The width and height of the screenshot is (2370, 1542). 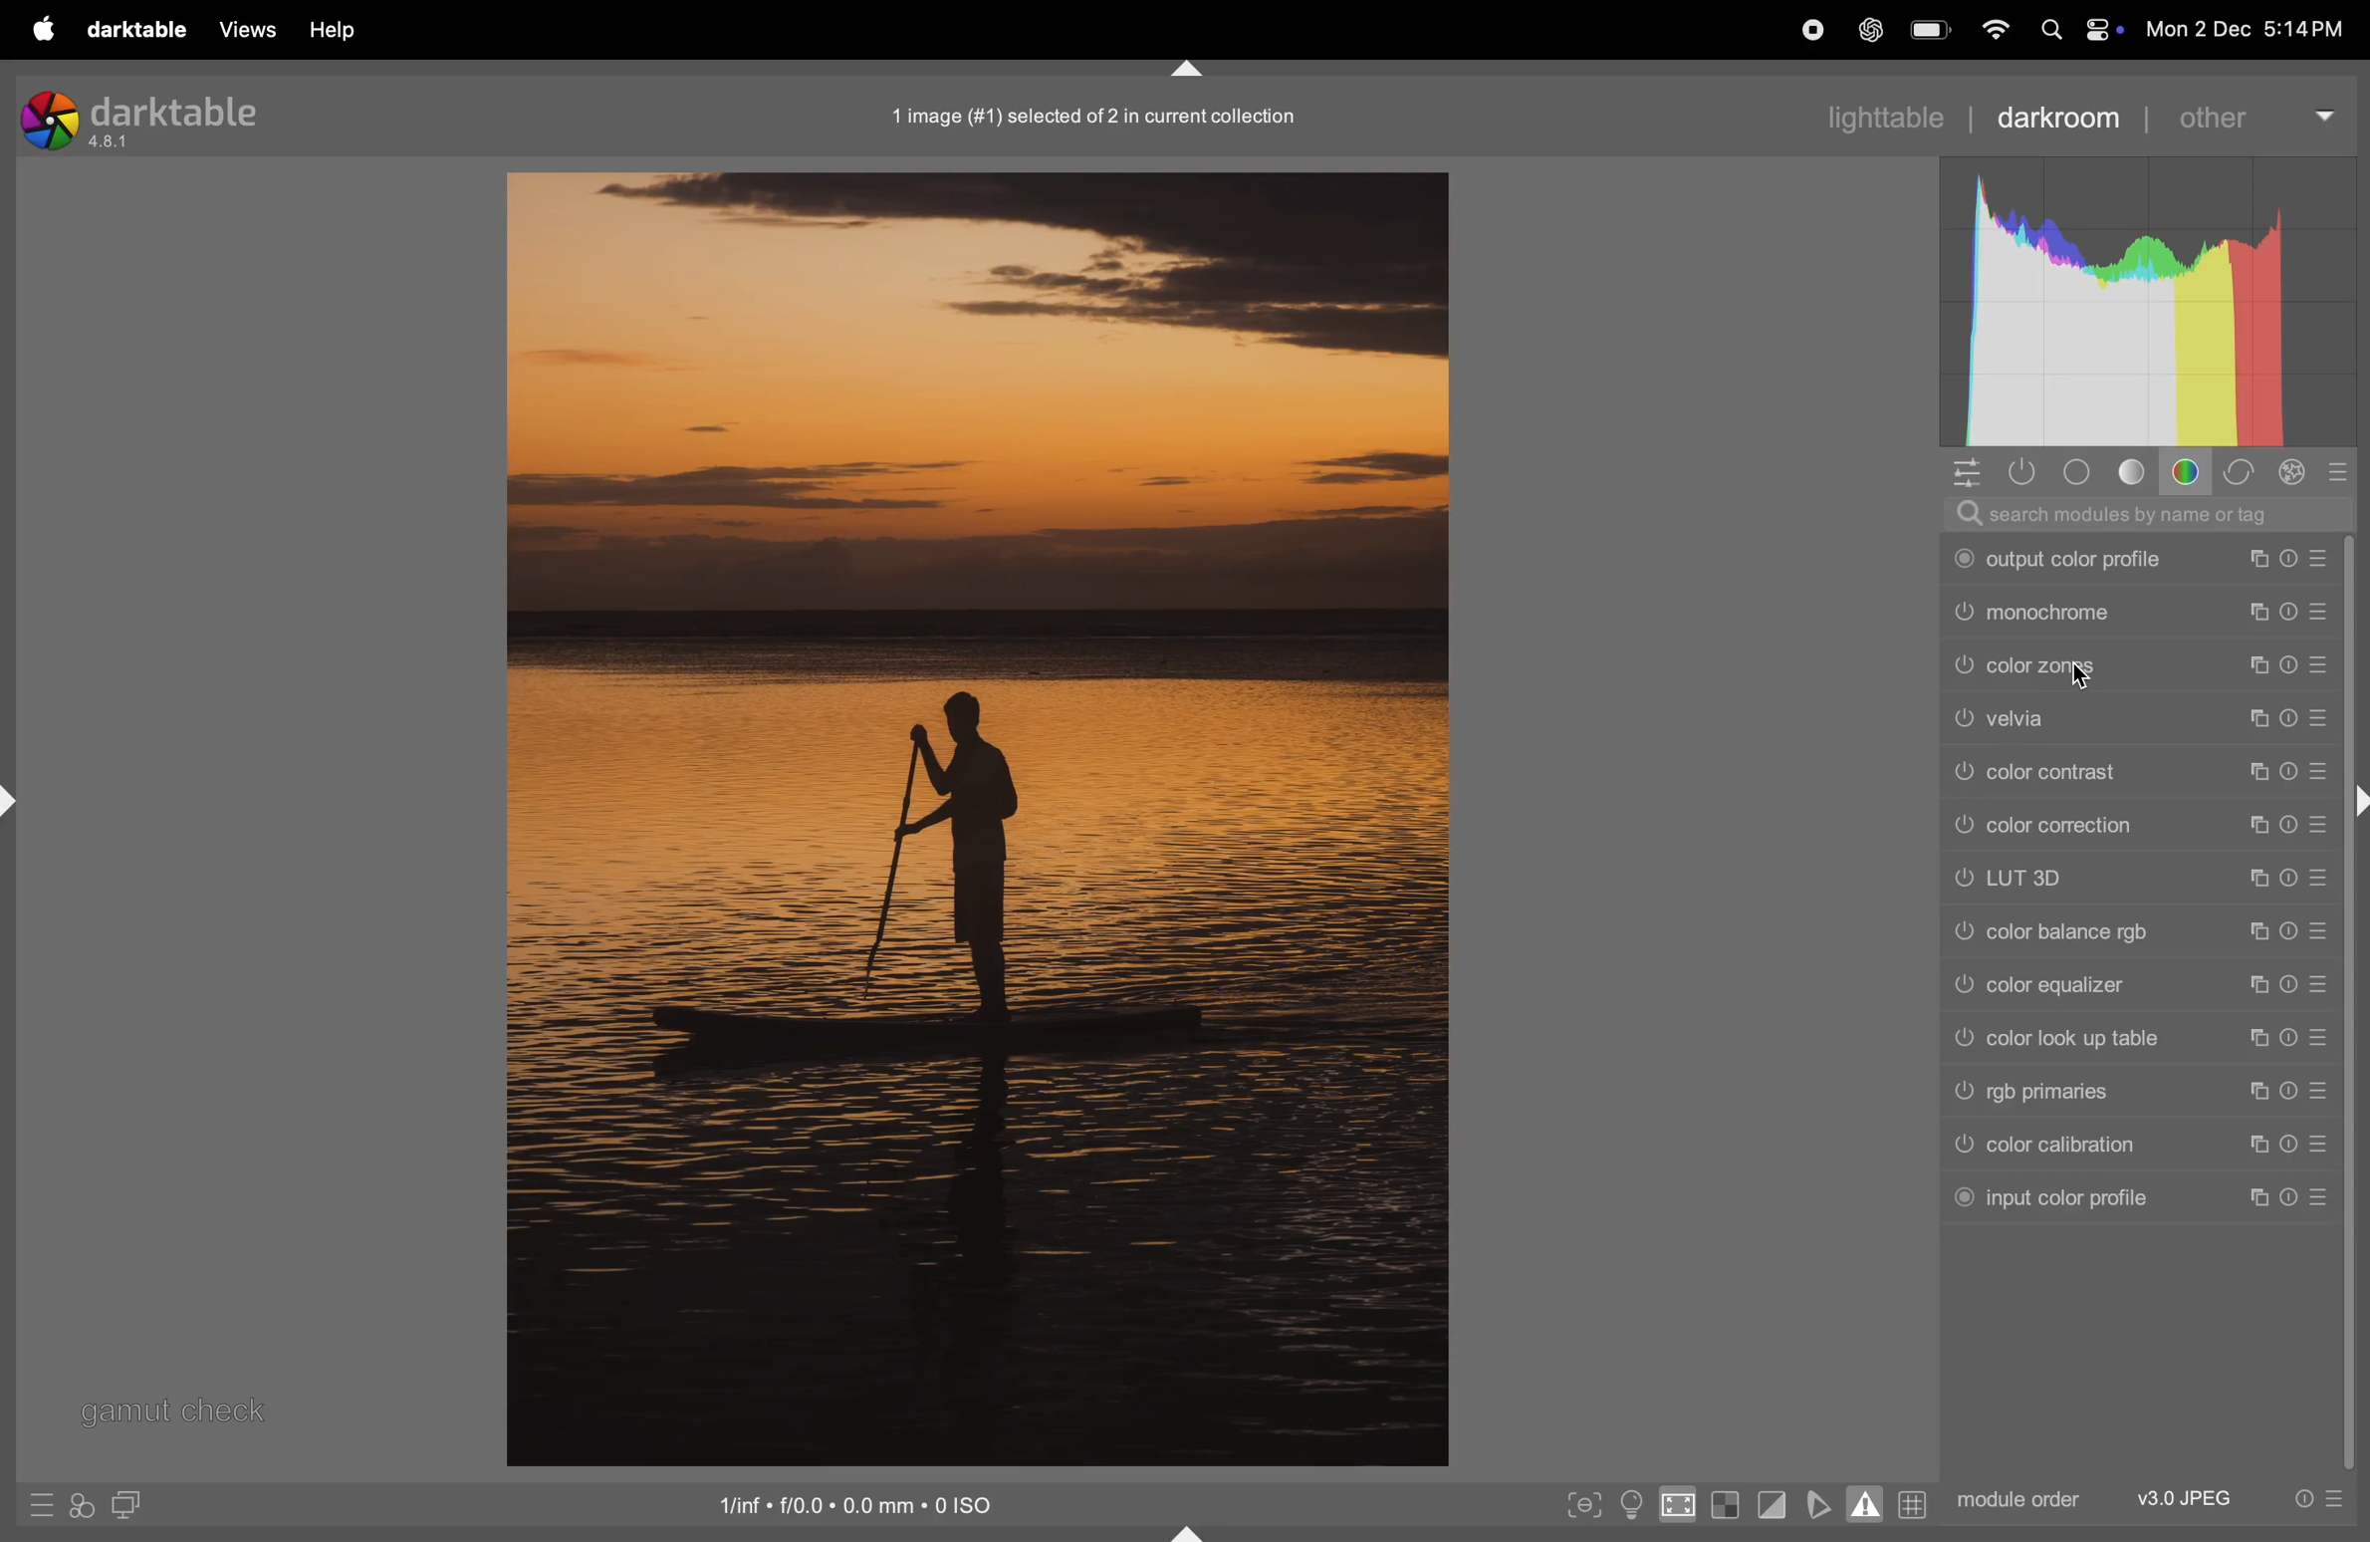 What do you see at coordinates (2286, 1145) in the screenshot?
I see `Timer` at bounding box center [2286, 1145].